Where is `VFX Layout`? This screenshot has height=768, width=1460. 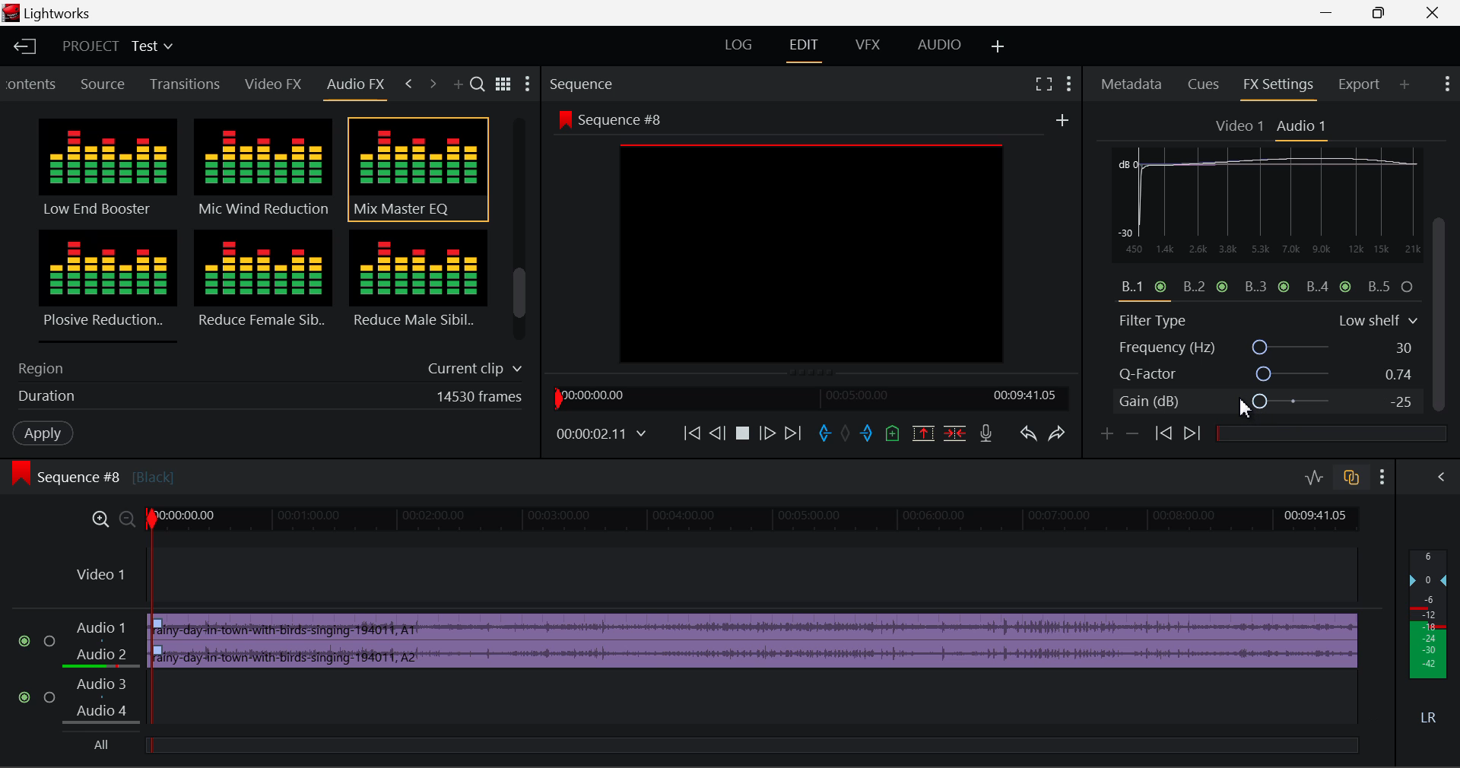 VFX Layout is located at coordinates (871, 48).